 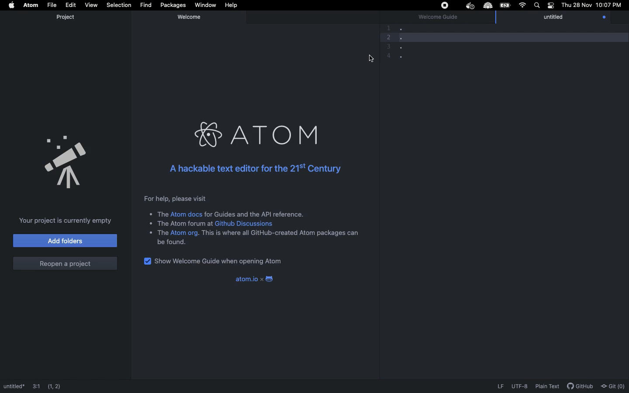 I want to click on Edit, so click(x=70, y=5).